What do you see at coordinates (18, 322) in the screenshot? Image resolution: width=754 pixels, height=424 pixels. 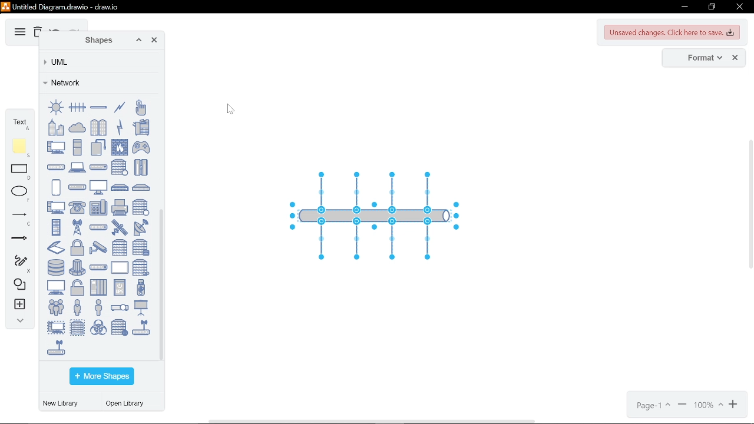 I see `collapse` at bounding box center [18, 322].